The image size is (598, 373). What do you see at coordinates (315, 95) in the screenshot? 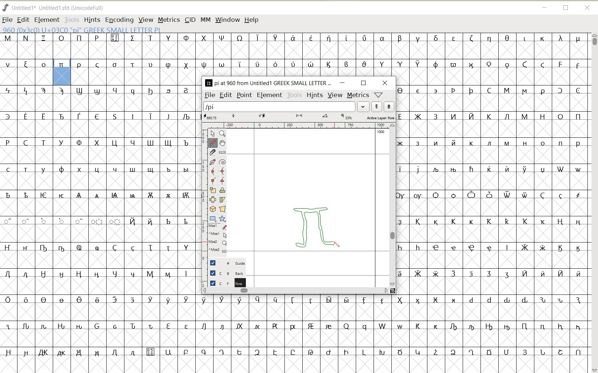
I see `HINTS` at bounding box center [315, 95].